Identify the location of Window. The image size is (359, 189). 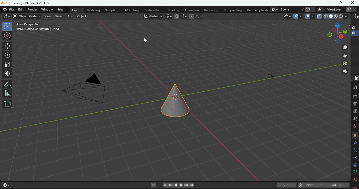
(47, 10).